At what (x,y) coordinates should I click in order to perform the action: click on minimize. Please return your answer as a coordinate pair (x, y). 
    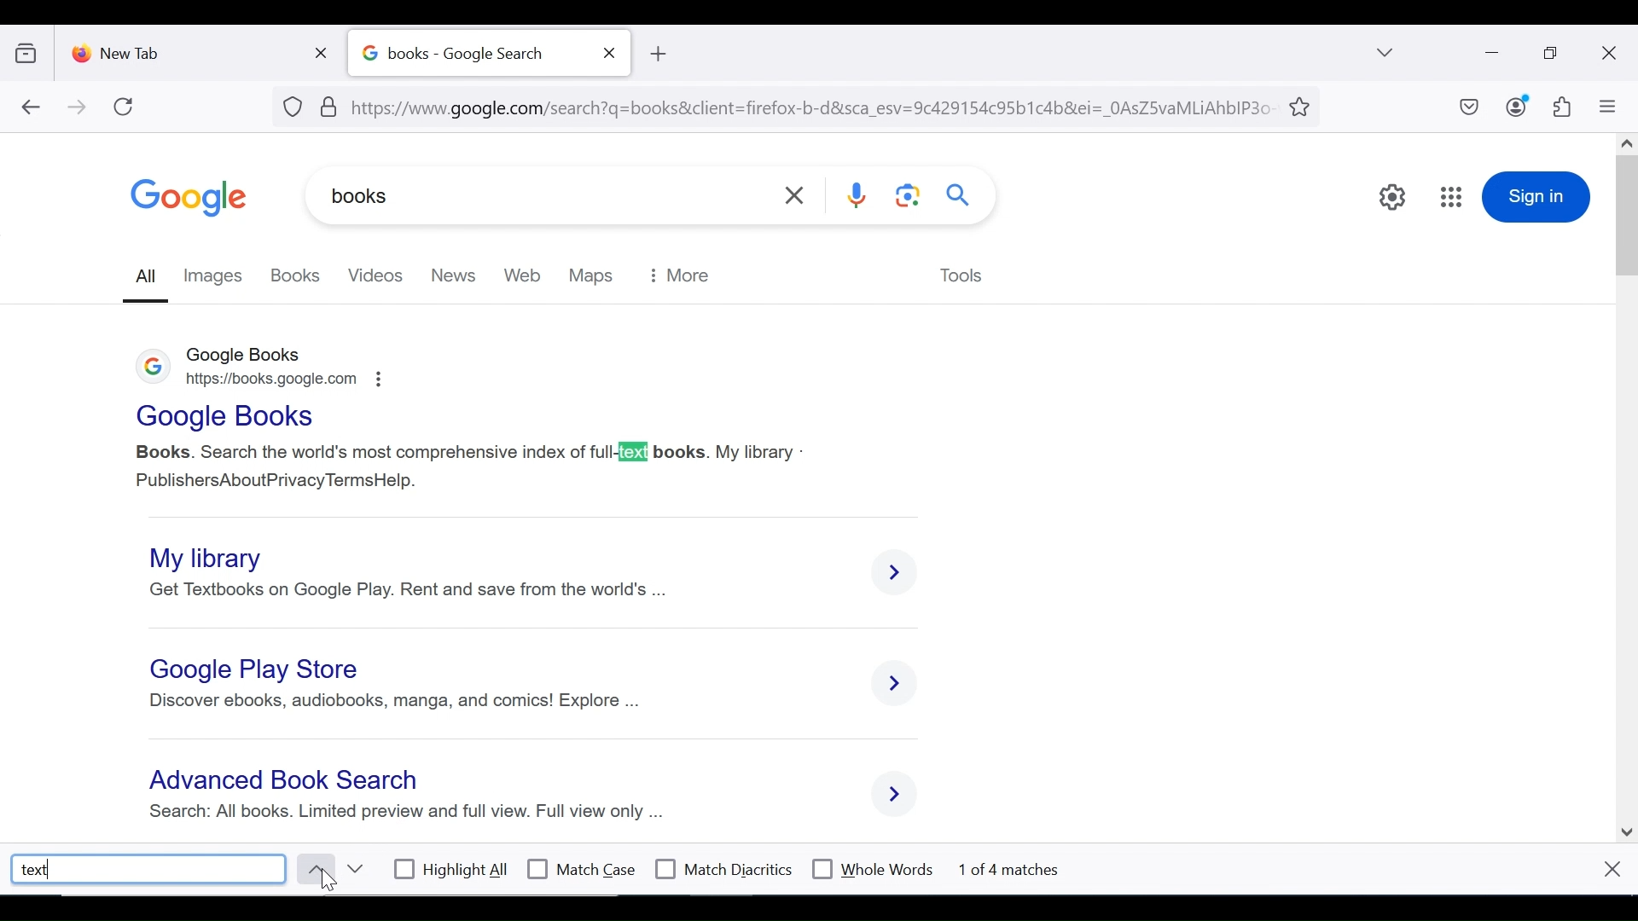
    Looking at the image, I should click on (1490, 51).